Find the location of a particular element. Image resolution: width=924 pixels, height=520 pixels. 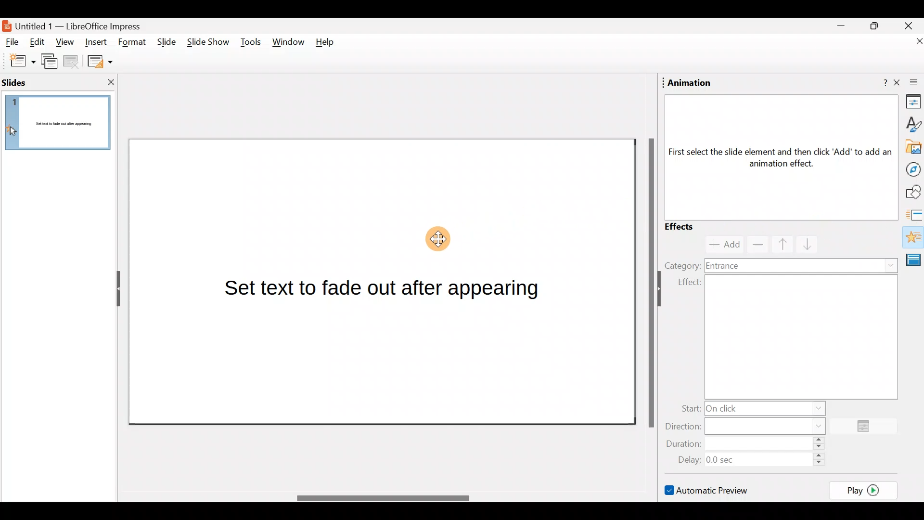

Entrance is located at coordinates (803, 265).